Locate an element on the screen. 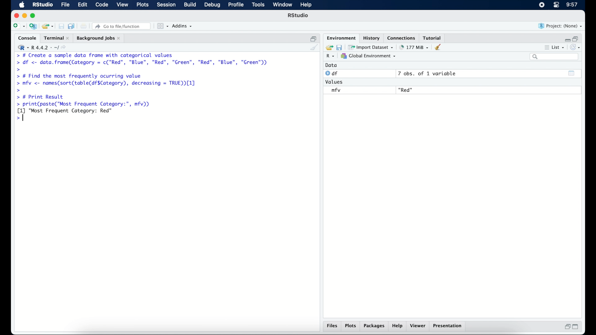 The height and width of the screenshot is (335, 596). restore down is located at coordinates (577, 38).